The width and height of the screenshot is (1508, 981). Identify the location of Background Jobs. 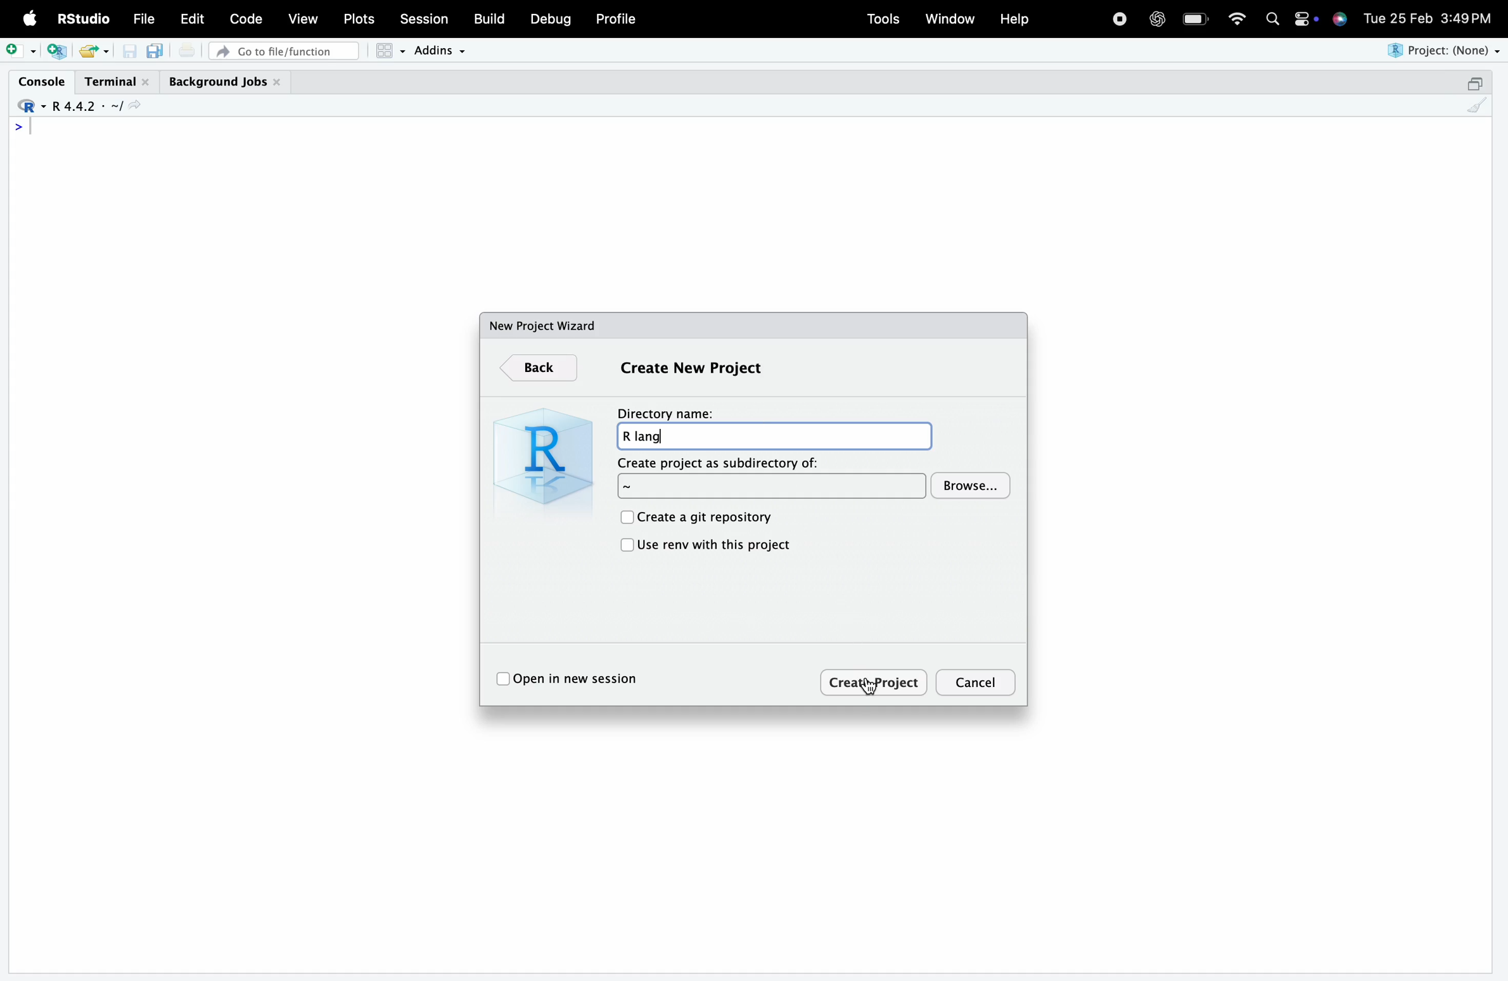
(225, 82).